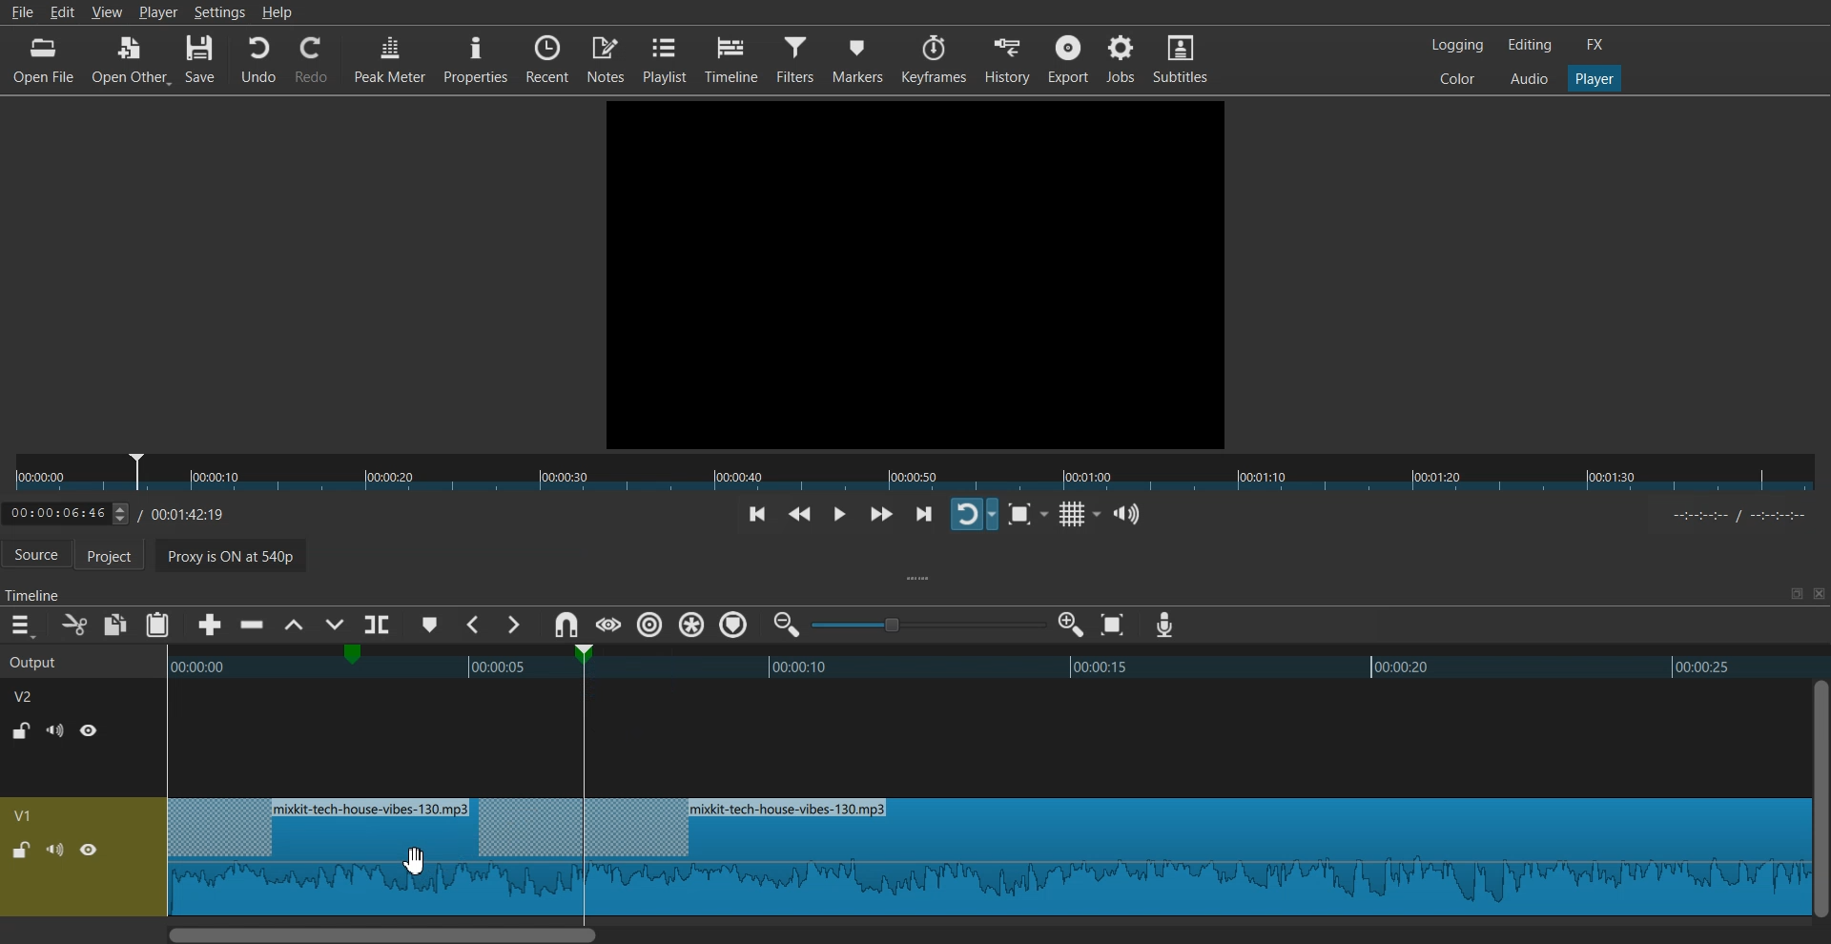 This screenshot has width=1831, height=944. Describe the element at coordinates (55, 849) in the screenshot. I see `Mute` at that location.